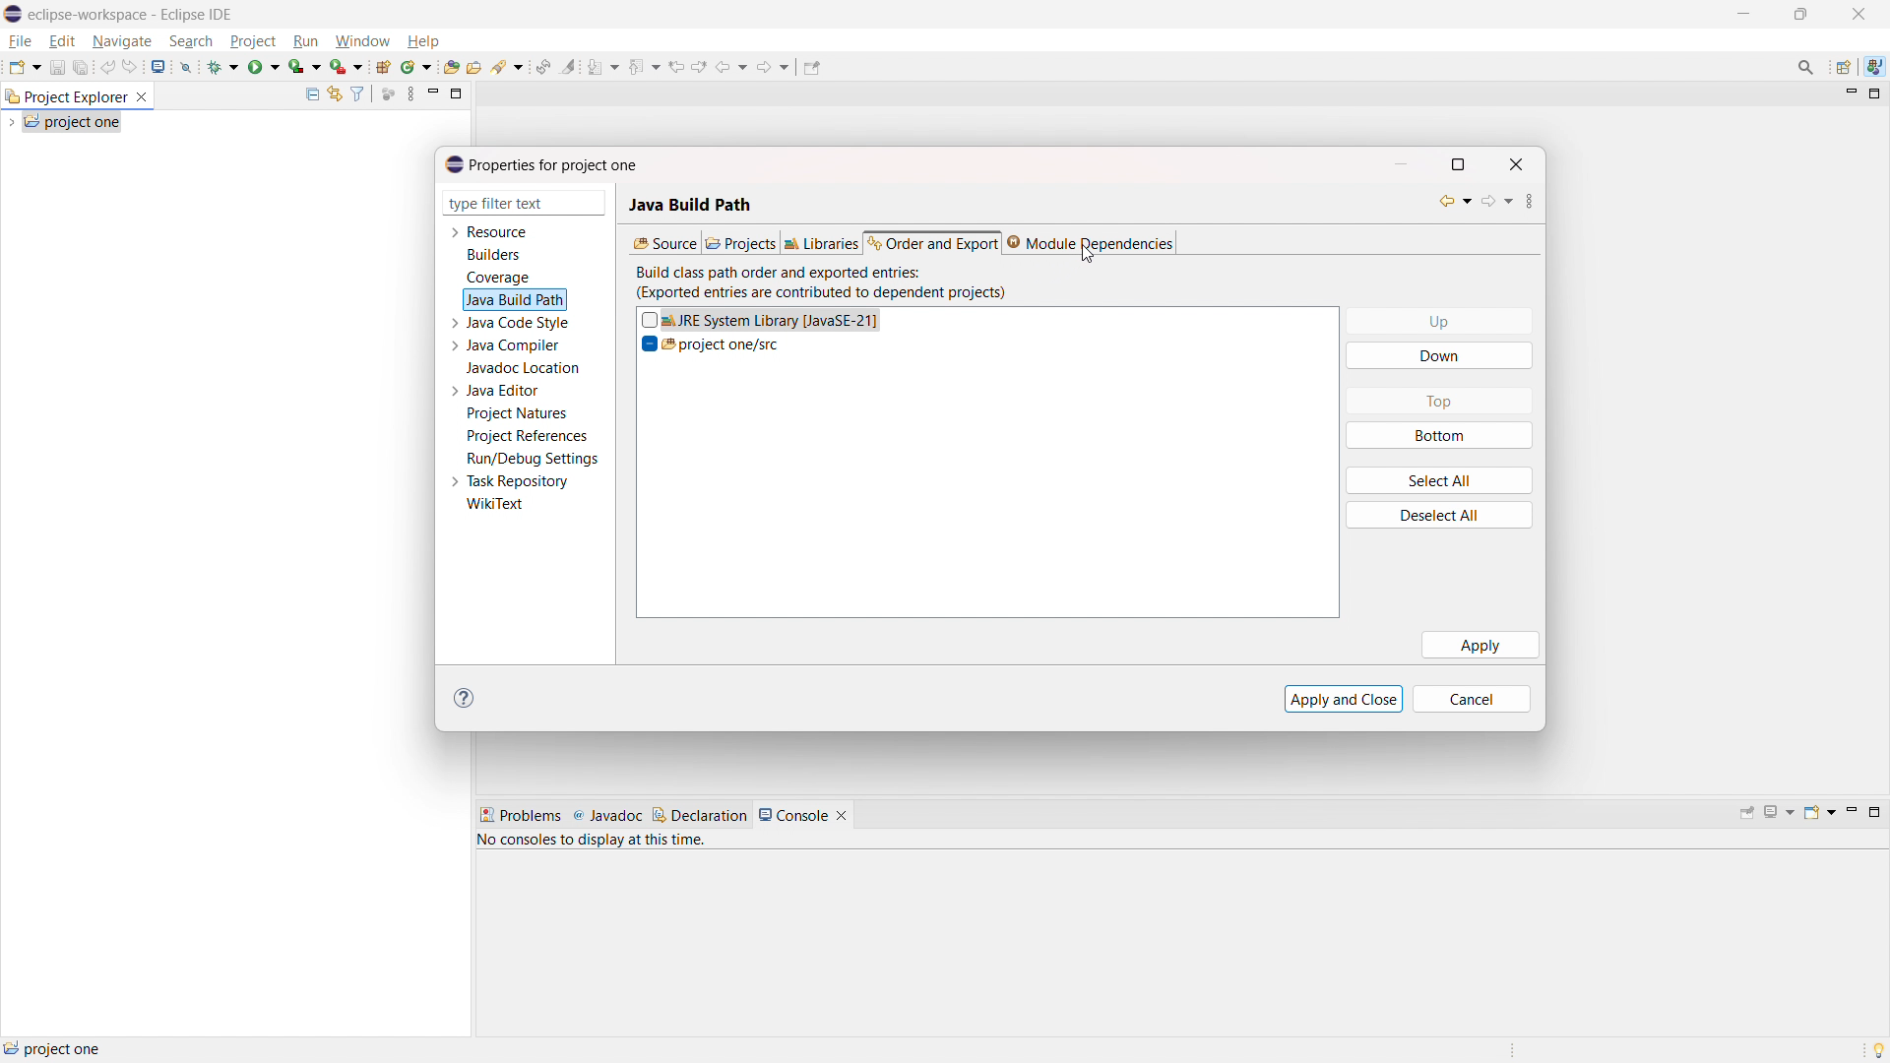 The width and height of the screenshot is (1890, 1063). Describe the element at coordinates (1845, 68) in the screenshot. I see `open perspective` at that location.